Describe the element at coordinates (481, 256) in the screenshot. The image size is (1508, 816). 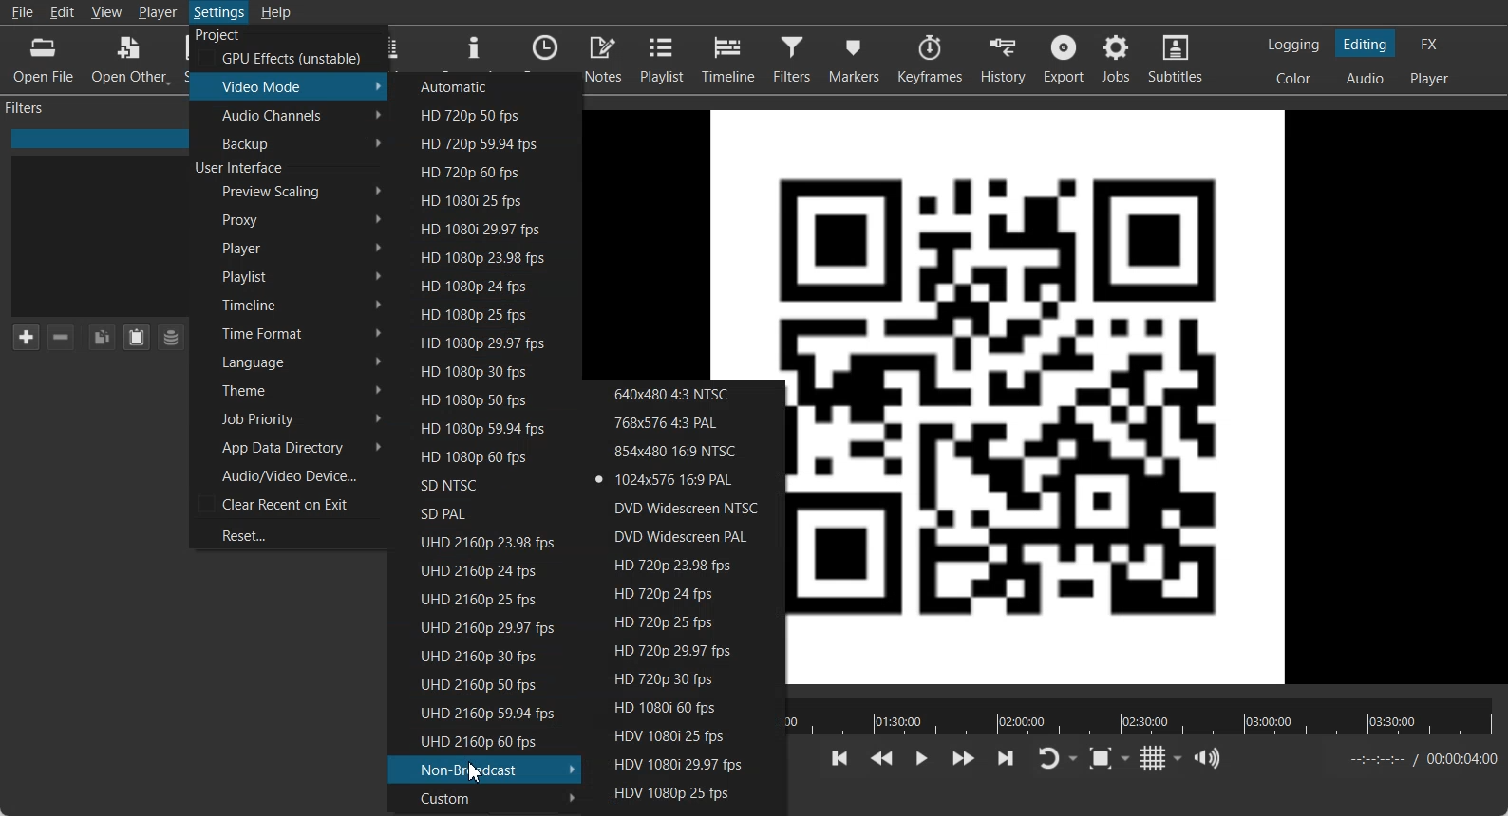
I see `HD 1080p 23.98 fps` at that location.